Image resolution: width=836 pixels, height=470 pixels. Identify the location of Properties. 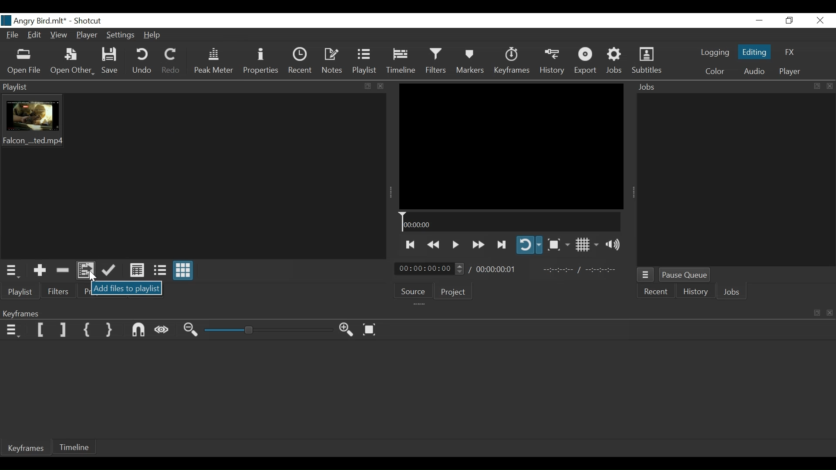
(262, 62).